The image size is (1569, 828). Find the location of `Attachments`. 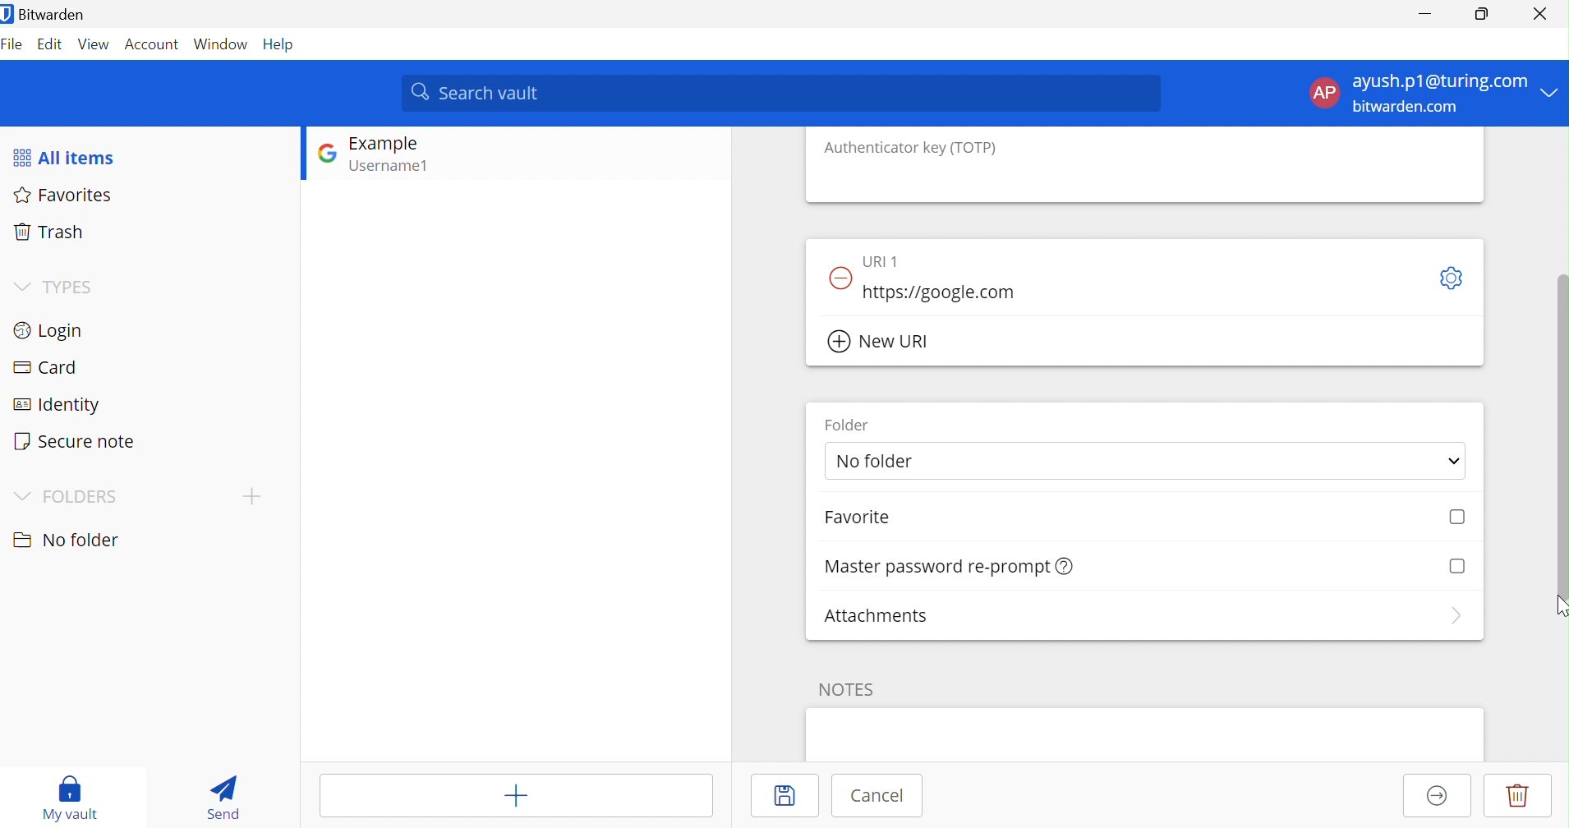

Attachments is located at coordinates (877, 615).